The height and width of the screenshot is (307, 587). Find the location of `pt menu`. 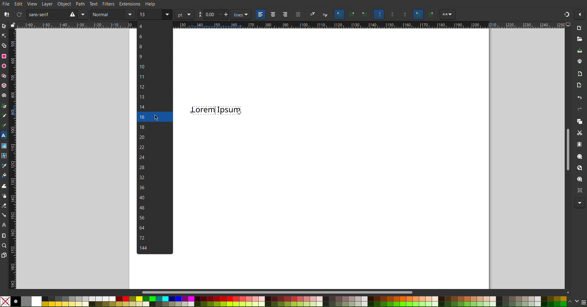

pt menu is located at coordinates (184, 14).